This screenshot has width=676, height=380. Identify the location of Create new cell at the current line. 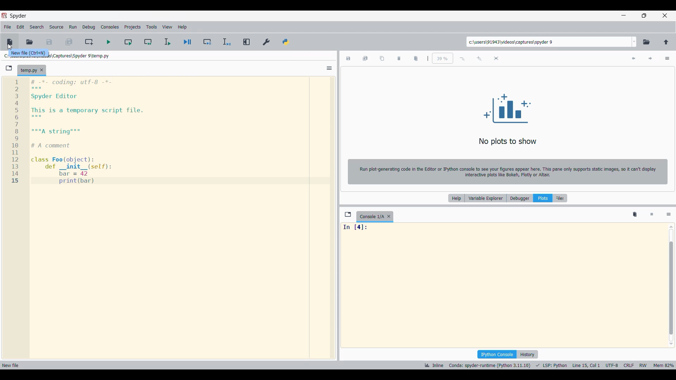
(89, 42).